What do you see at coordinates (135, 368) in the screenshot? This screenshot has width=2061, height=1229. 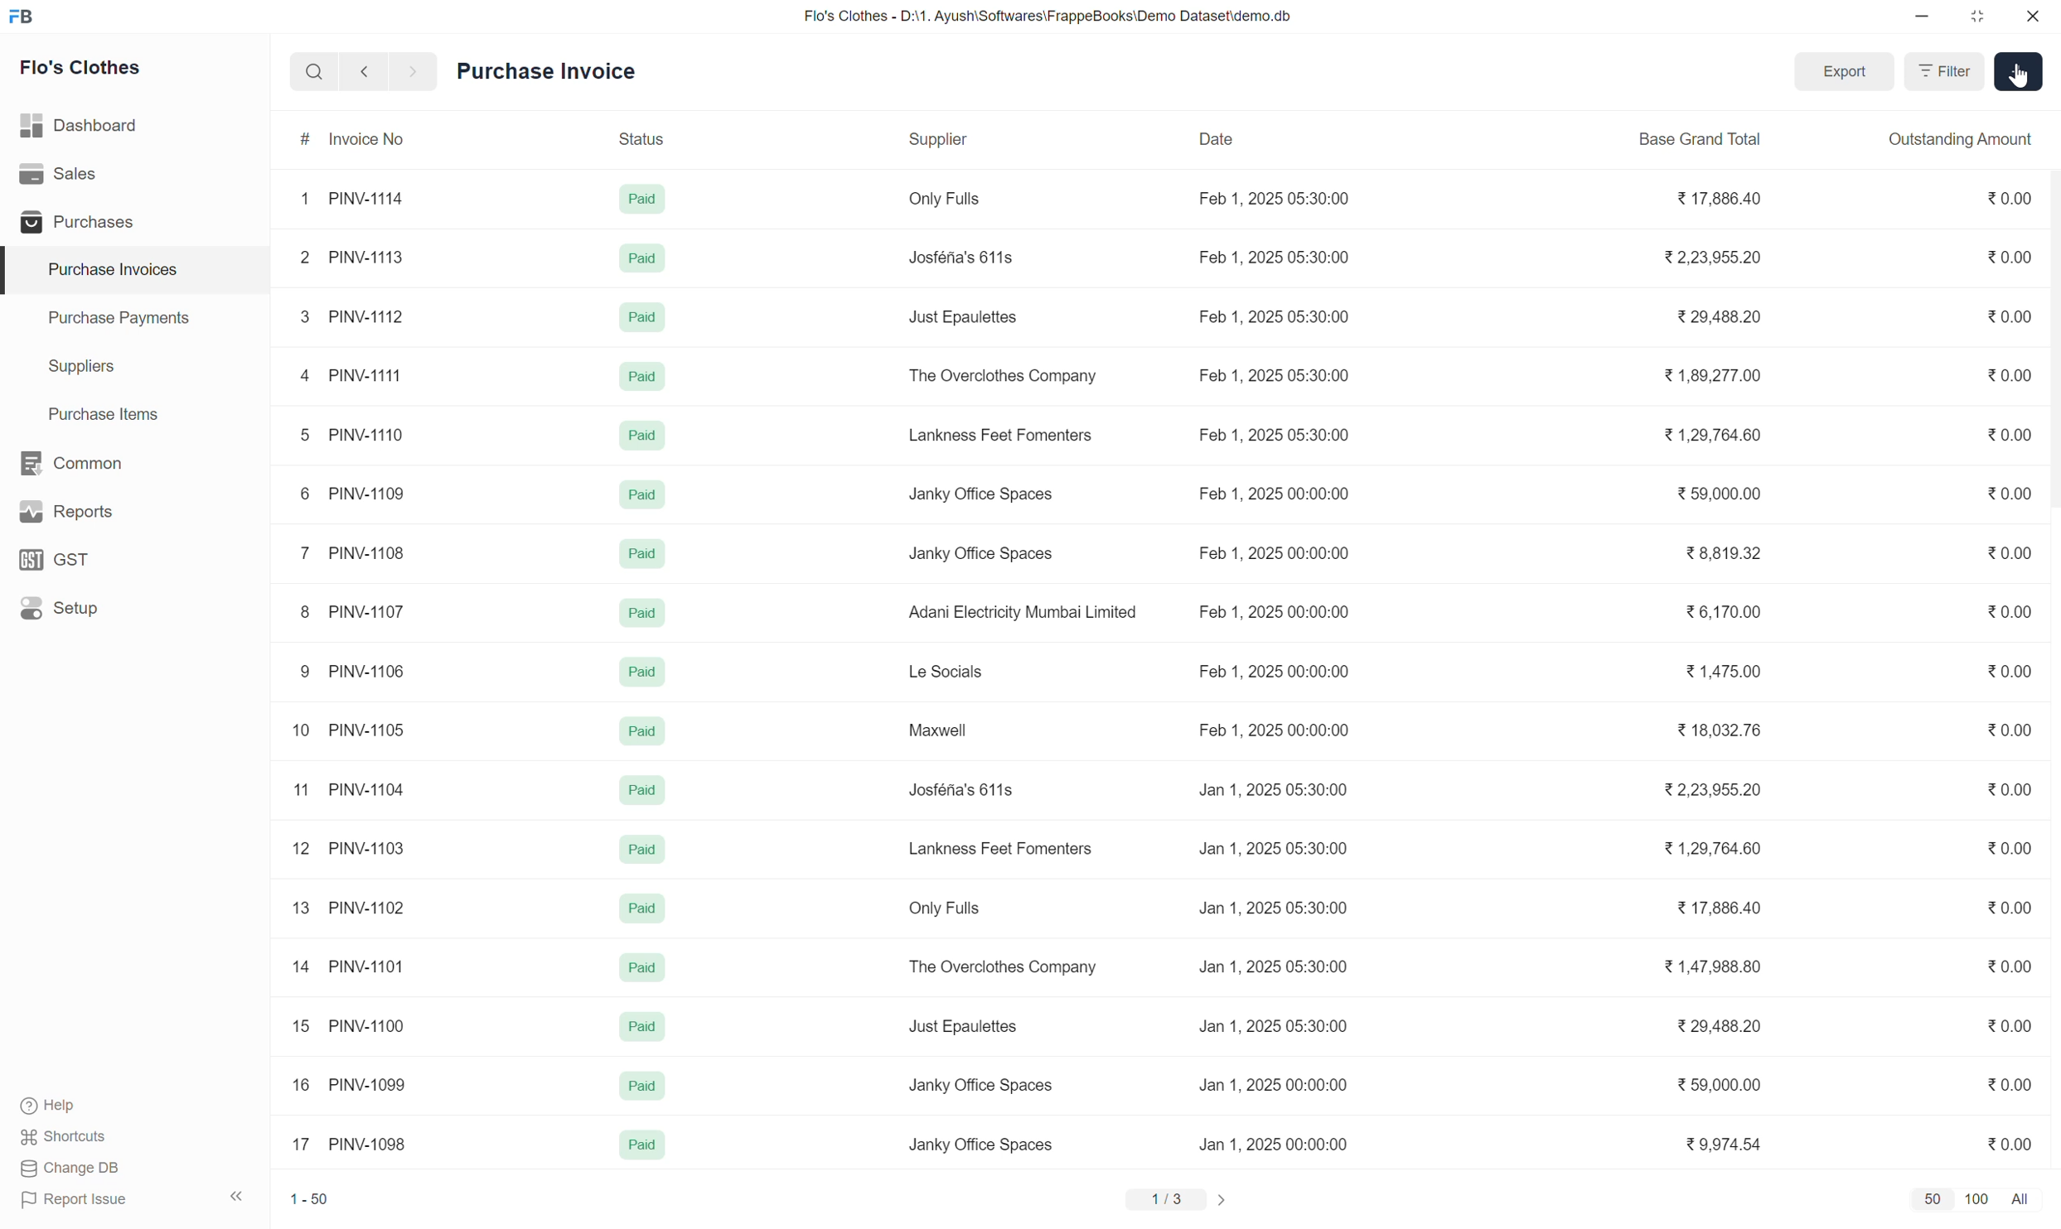 I see `Suppliers` at bounding box center [135, 368].